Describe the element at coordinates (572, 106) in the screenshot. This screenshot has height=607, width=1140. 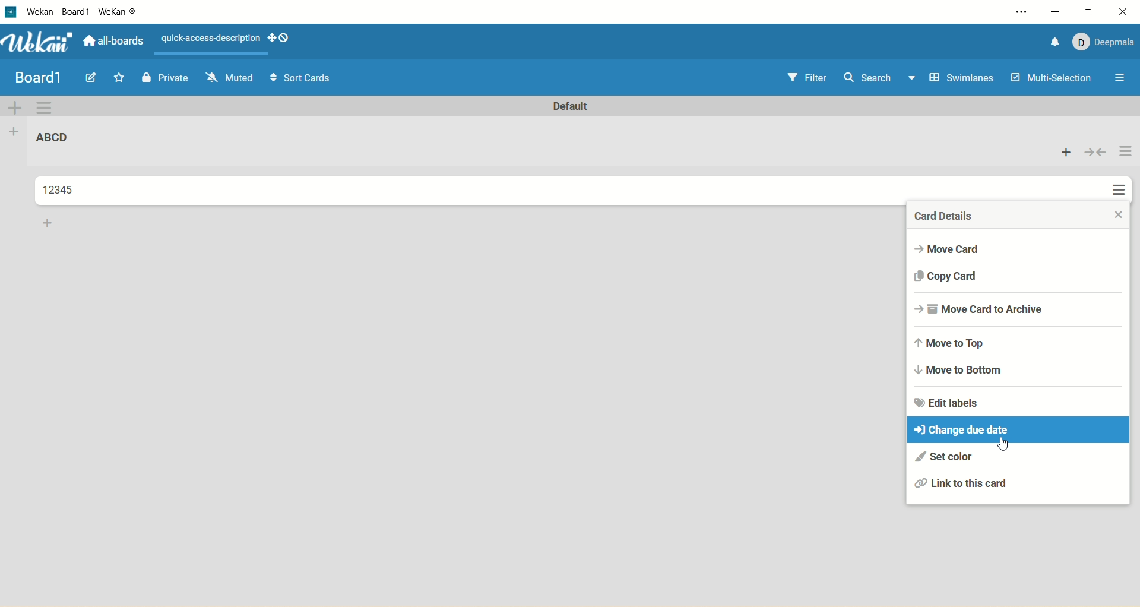
I see `default` at that location.